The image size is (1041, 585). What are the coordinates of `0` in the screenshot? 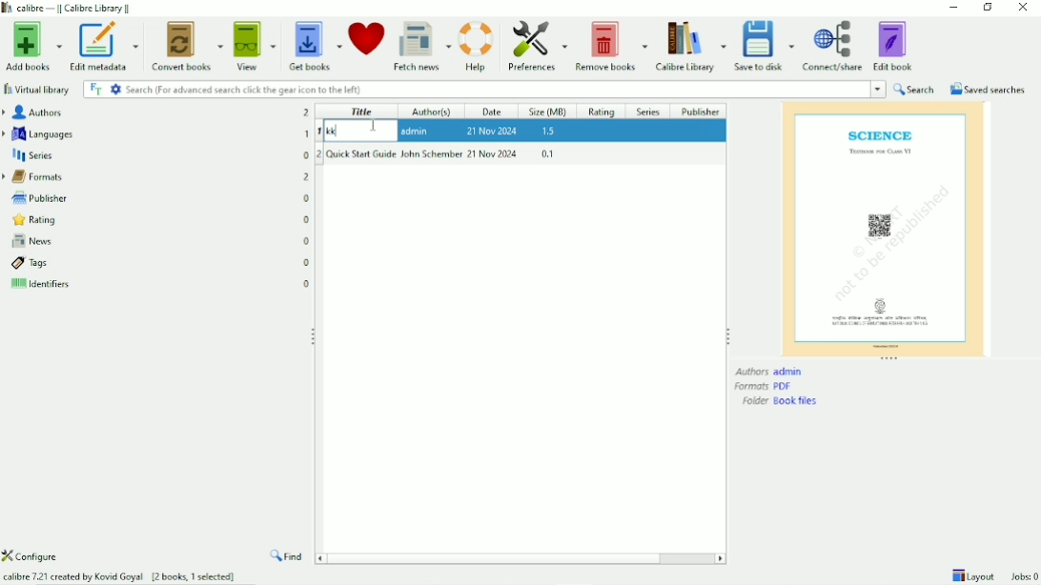 It's located at (307, 221).